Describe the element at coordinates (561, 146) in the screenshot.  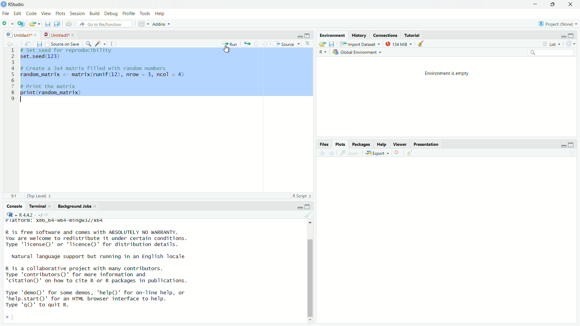
I see `minimise` at that location.